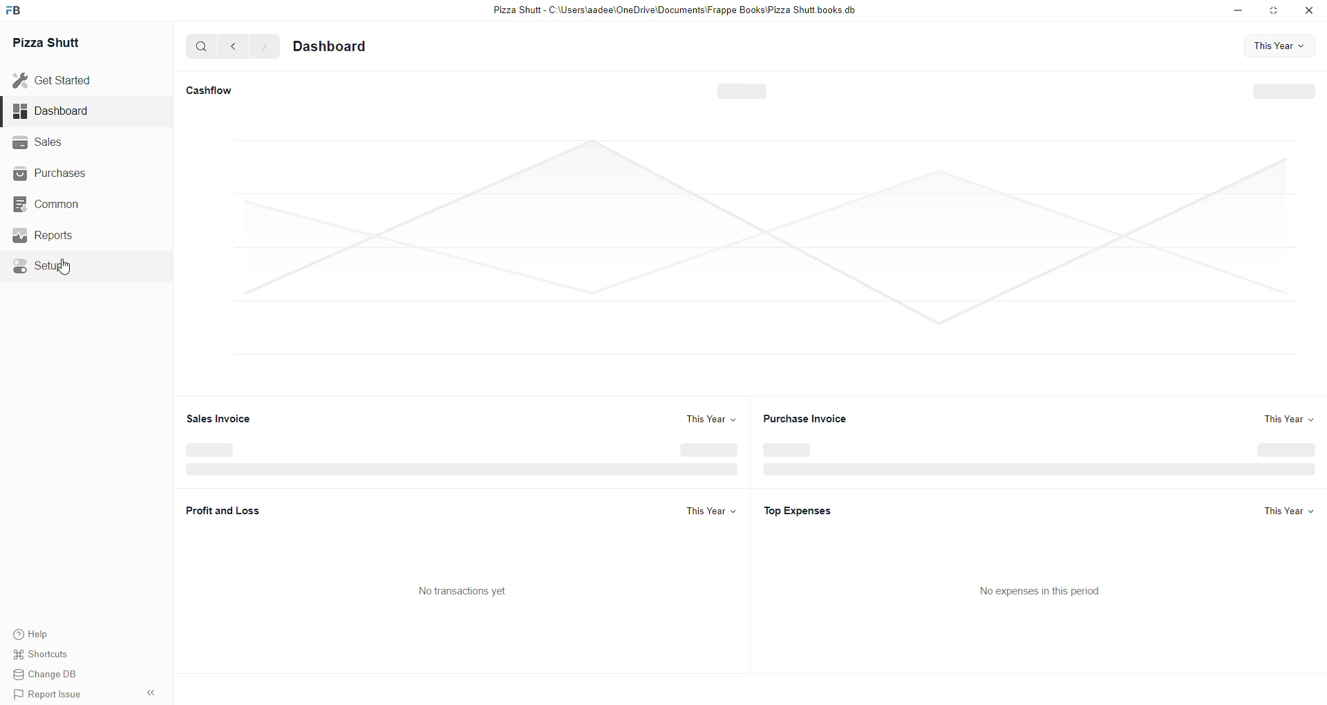 This screenshot has width=1327, height=705. Describe the element at coordinates (677, 12) in the screenshot. I see `Pizza Shut - C:\Userslaadee\OneDrive\Documents\Frappe Books\Pizza Shutt books.db` at that location.